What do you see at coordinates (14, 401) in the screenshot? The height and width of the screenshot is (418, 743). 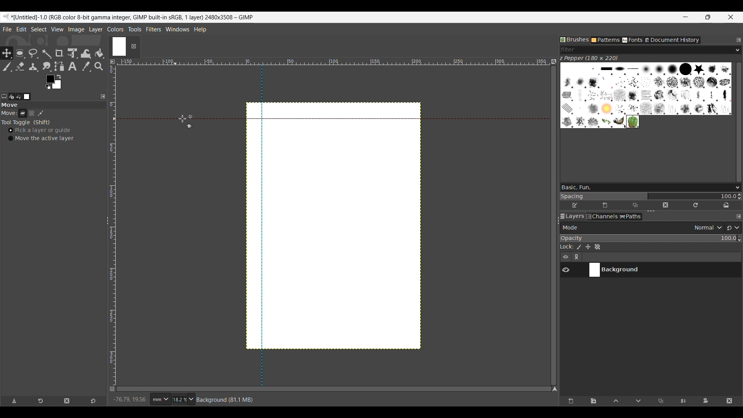 I see `Save tool preset` at bounding box center [14, 401].